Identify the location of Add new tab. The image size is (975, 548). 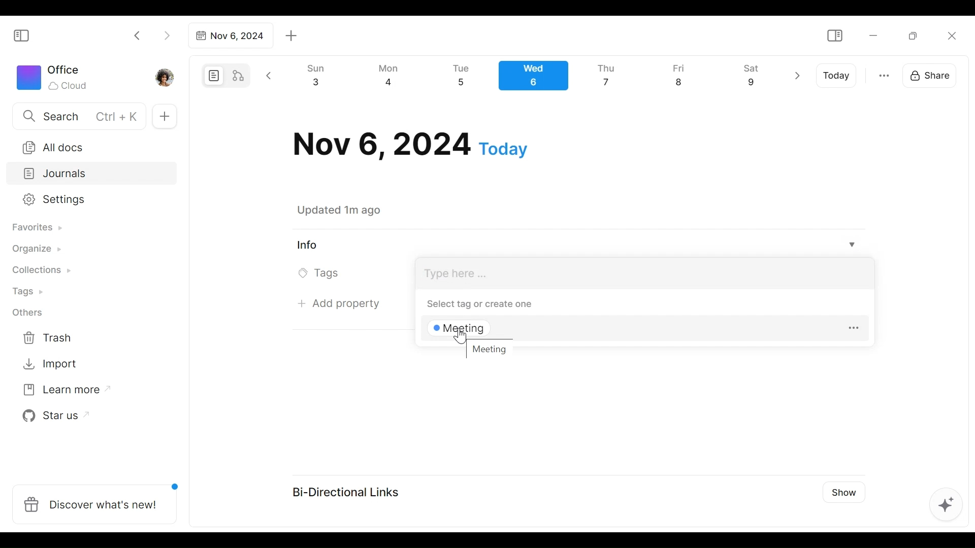
(291, 36).